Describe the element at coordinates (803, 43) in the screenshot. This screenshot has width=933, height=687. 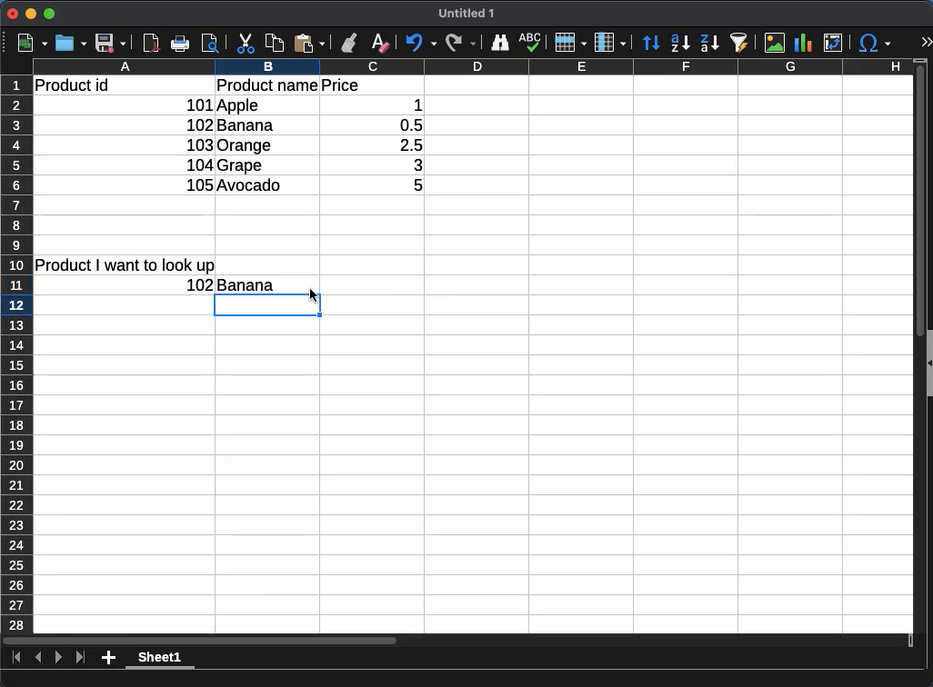
I see `chart` at that location.